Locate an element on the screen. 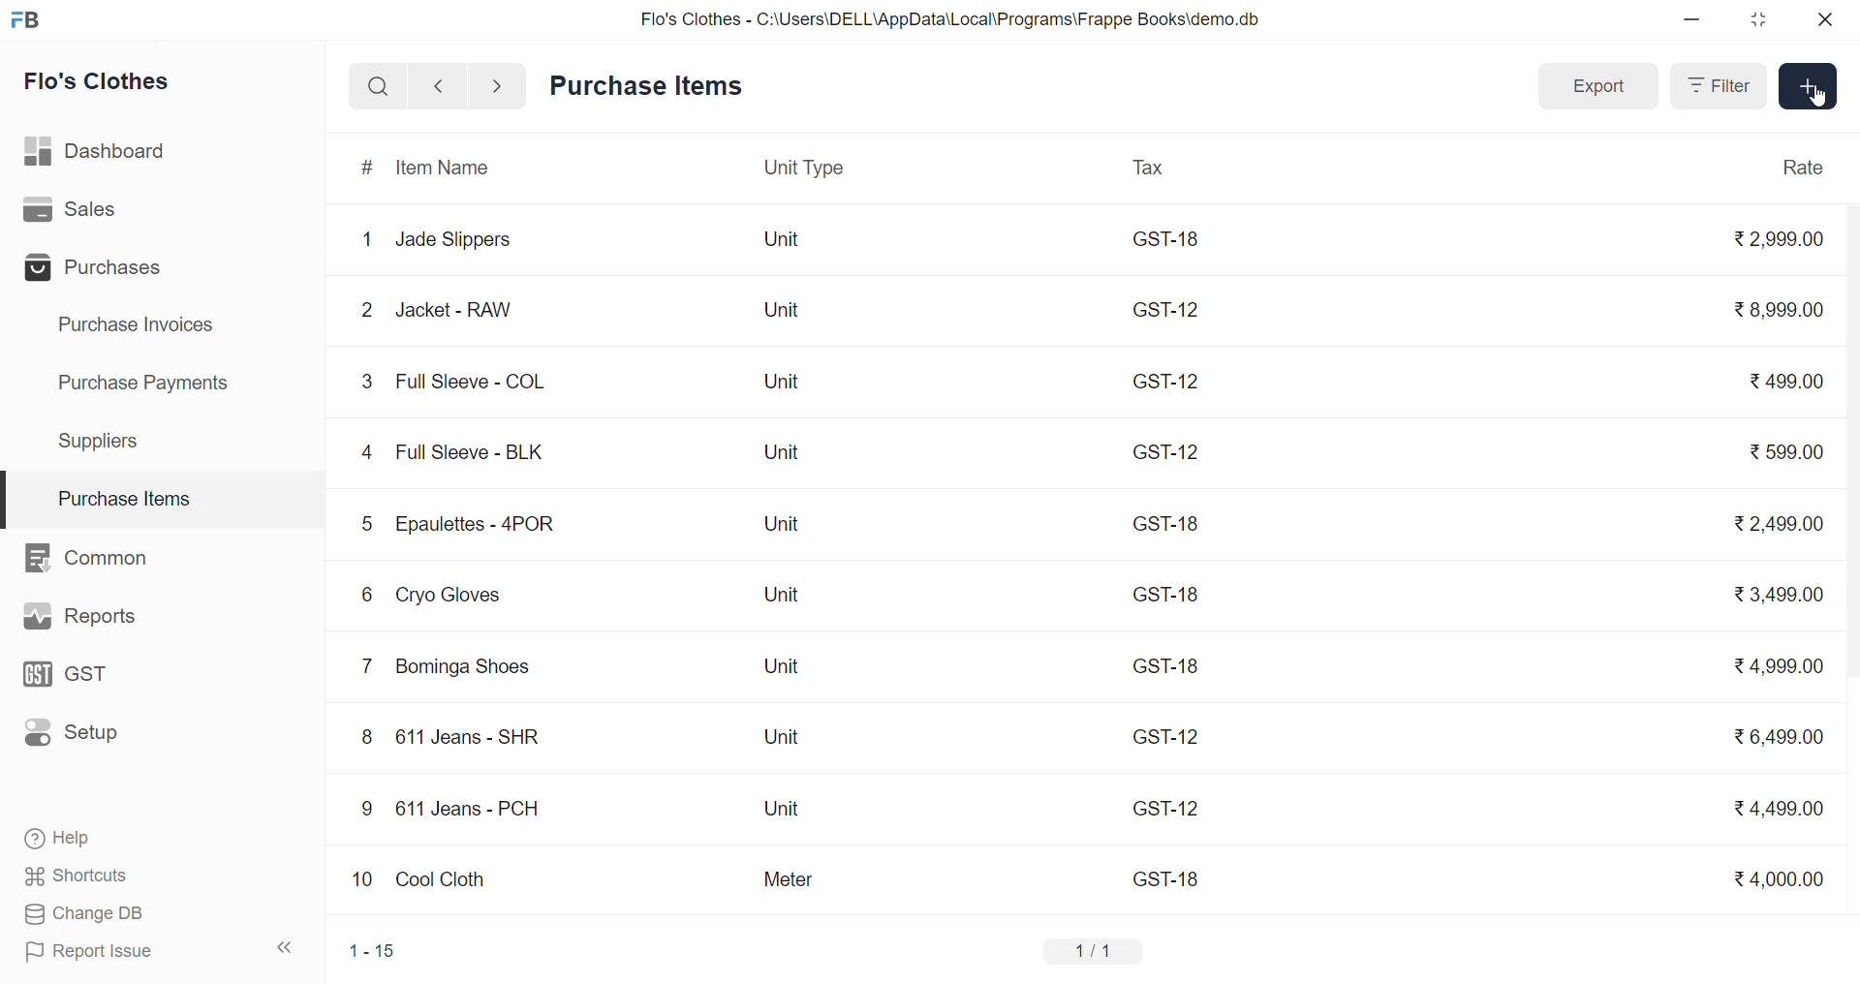  Change DB is located at coordinates (153, 913).